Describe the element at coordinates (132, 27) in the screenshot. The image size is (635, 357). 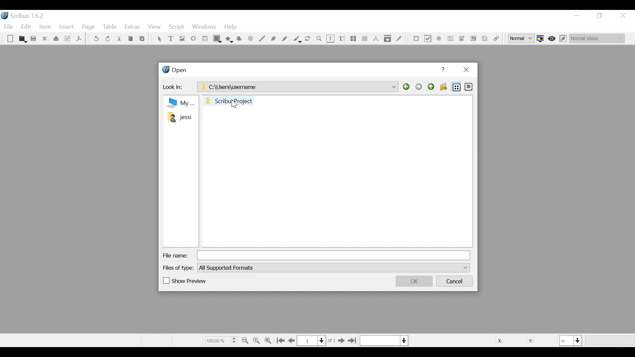
I see `Extras` at that location.